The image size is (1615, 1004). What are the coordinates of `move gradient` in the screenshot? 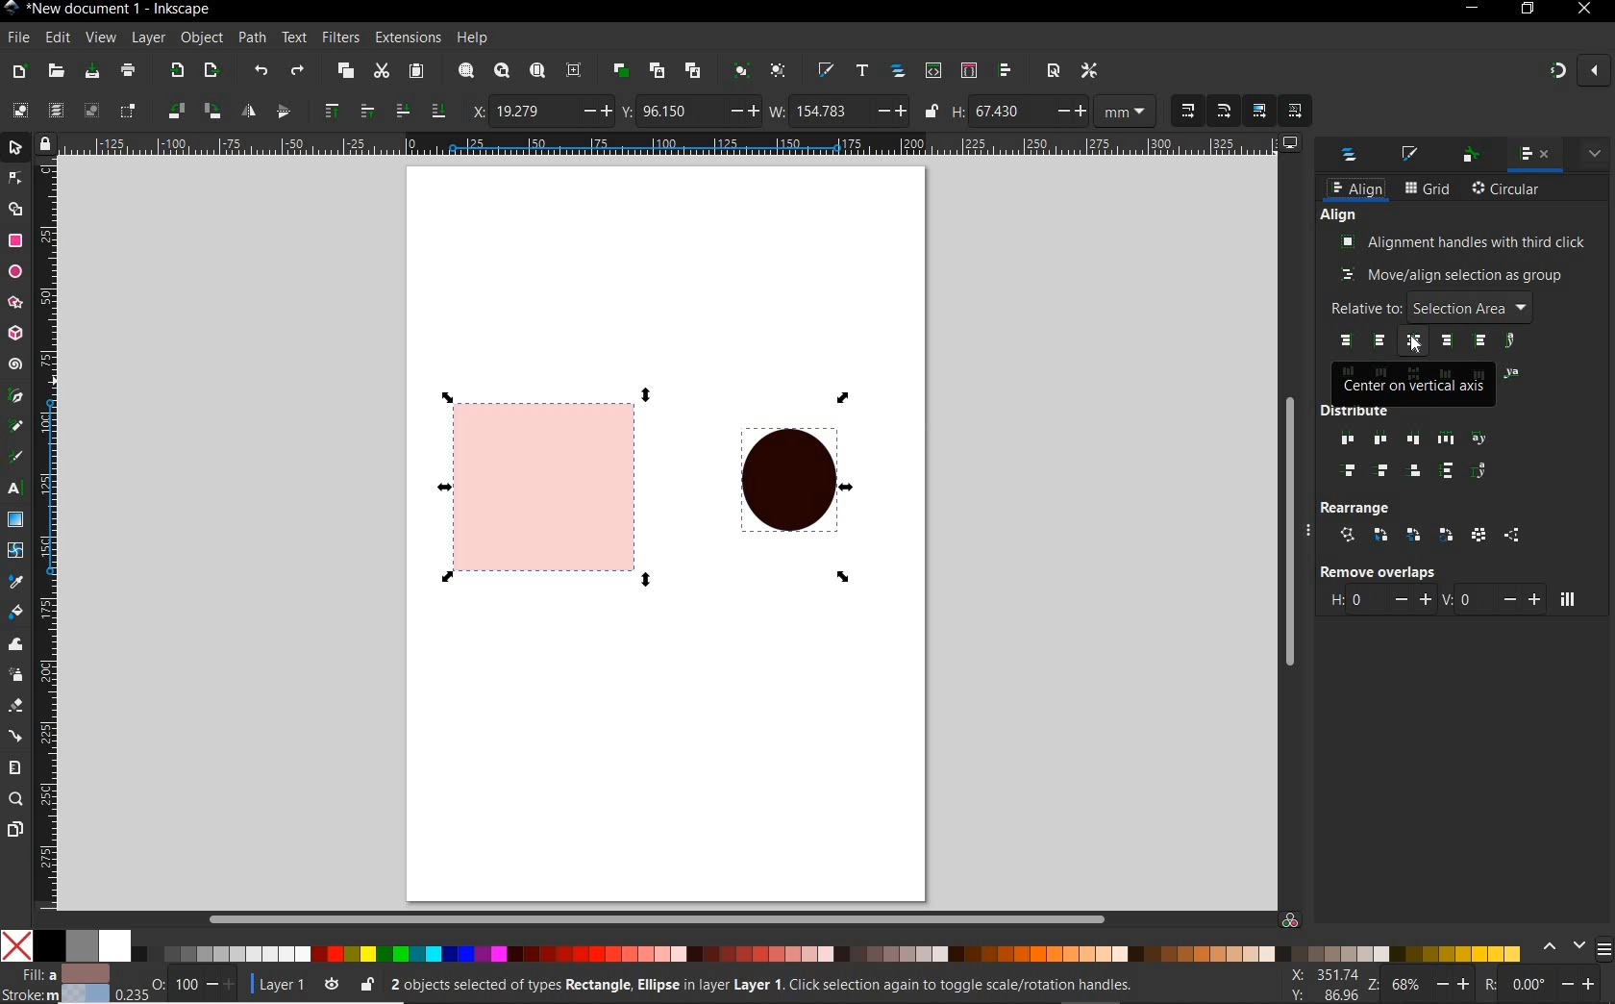 It's located at (1260, 110).